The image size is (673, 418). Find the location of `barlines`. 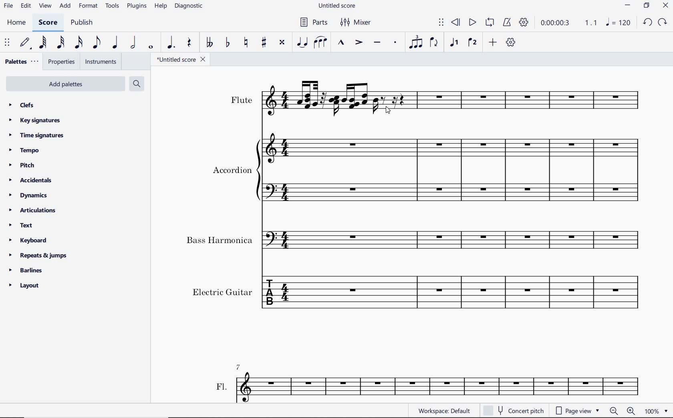

barlines is located at coordinates (28, 270).